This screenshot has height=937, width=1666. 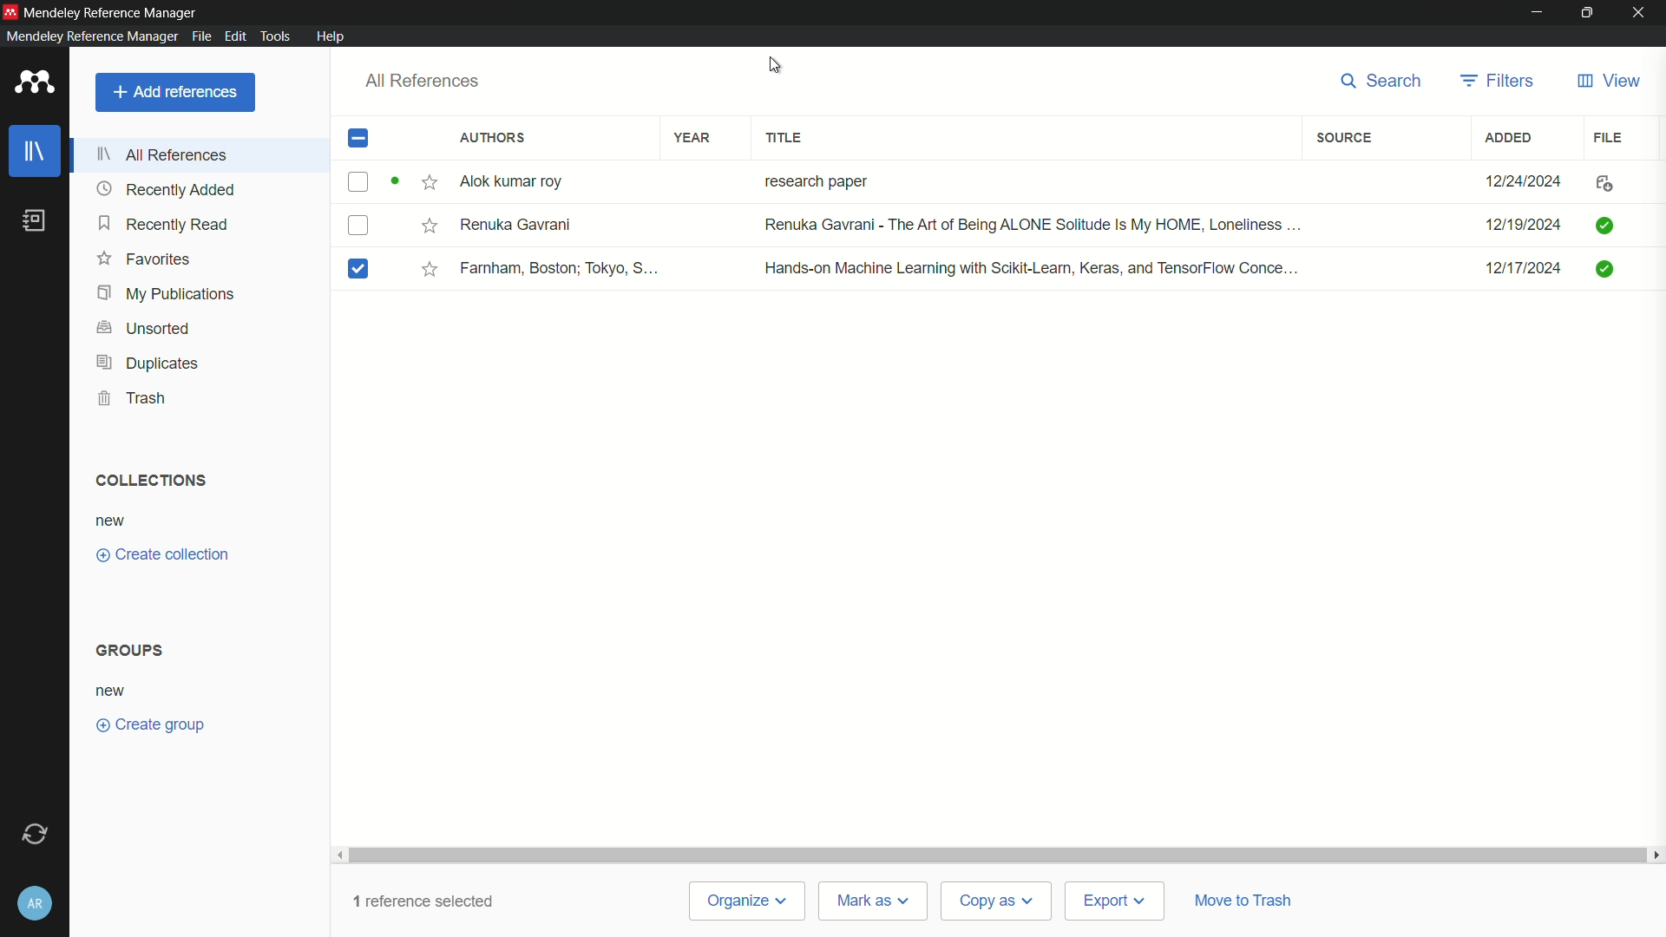 I want to click on source, so click(x=1347, y=138).